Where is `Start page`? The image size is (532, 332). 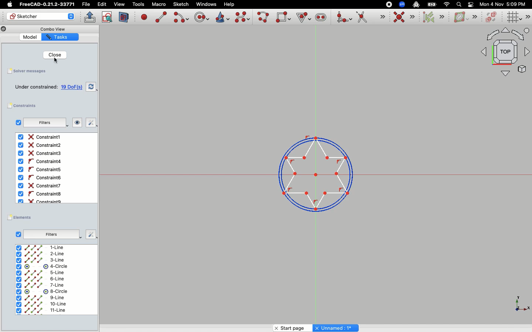
Start page is located at coordinates (291, 327).